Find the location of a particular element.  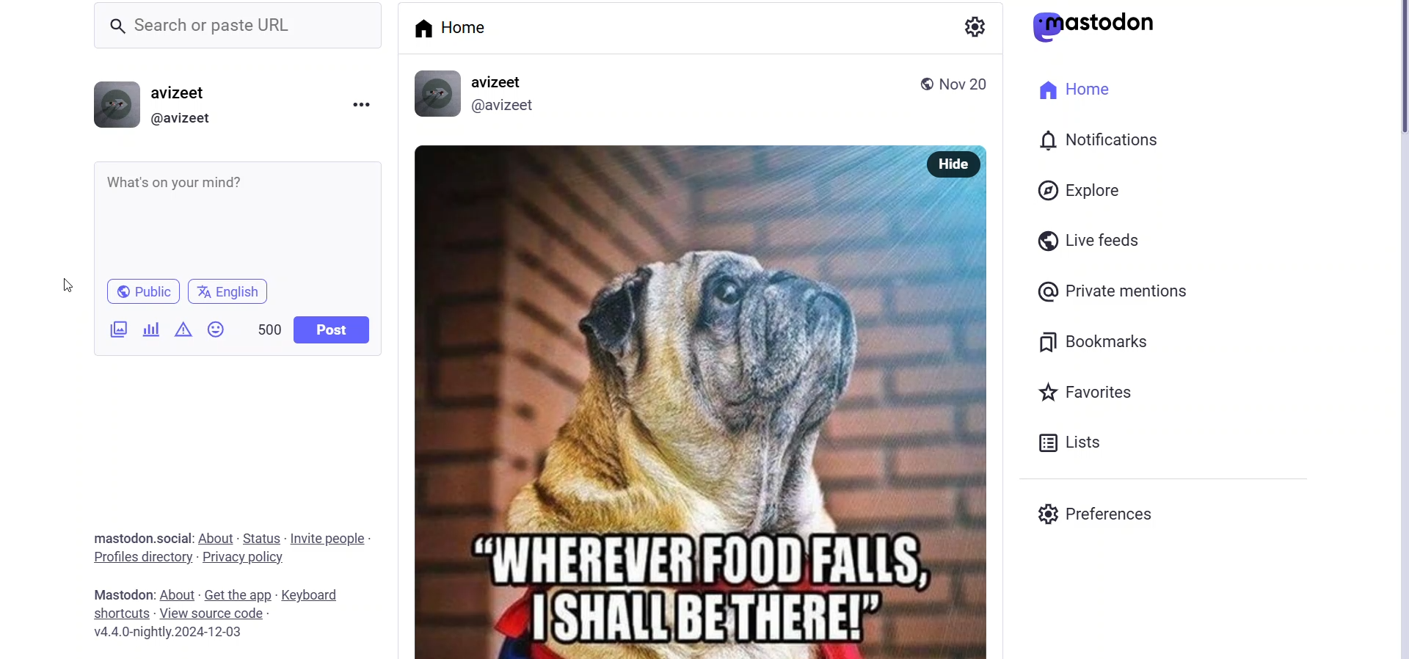

Cursor is located at coordinates (59, 285).